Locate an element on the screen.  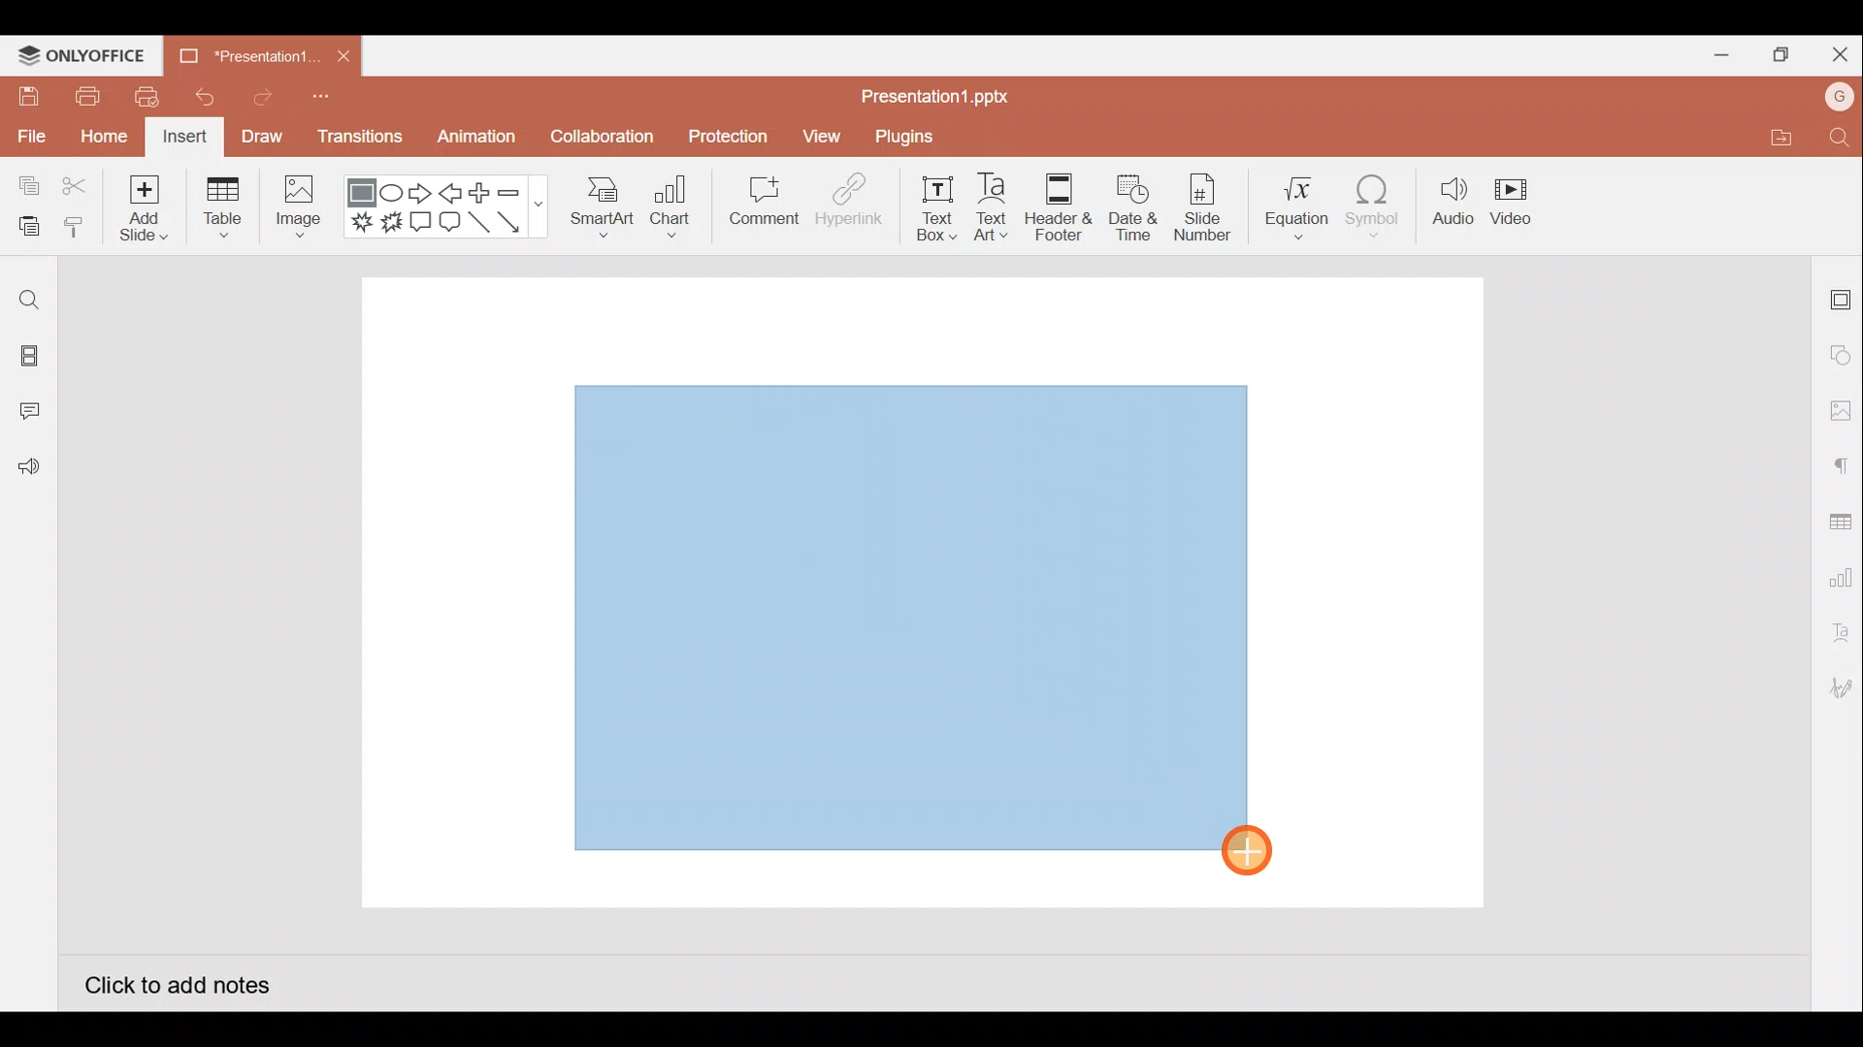
Add slide is located at coordinates (141, 204).